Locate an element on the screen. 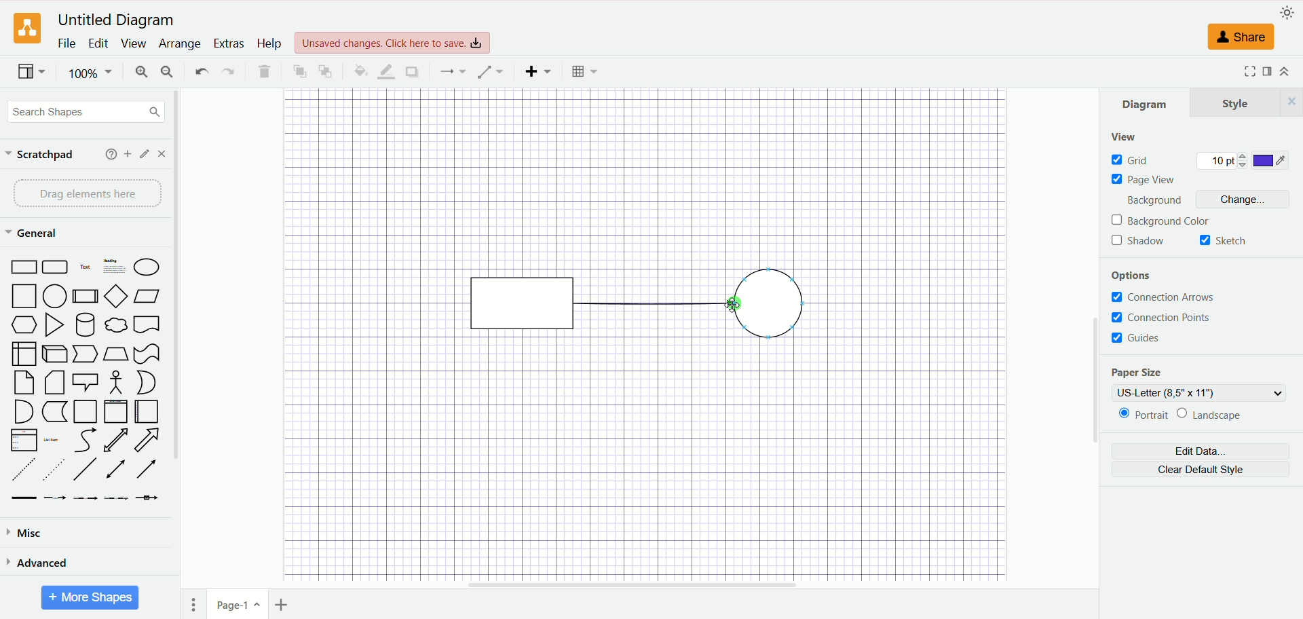 Image resolution: width=1303 pixels, height=619 pixels. options is located at coordinates (1135, 277).